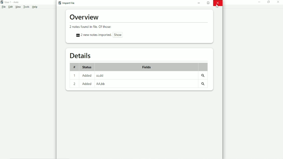  Describe the element at coordinates (10, 7) in the screenshot. I see `Edit` at that location.